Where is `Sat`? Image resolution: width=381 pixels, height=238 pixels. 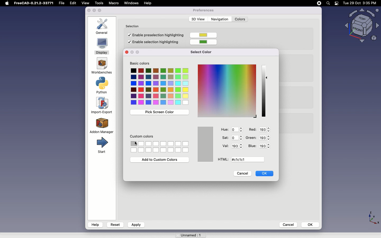
Sat is located at coordinates (225, 138).